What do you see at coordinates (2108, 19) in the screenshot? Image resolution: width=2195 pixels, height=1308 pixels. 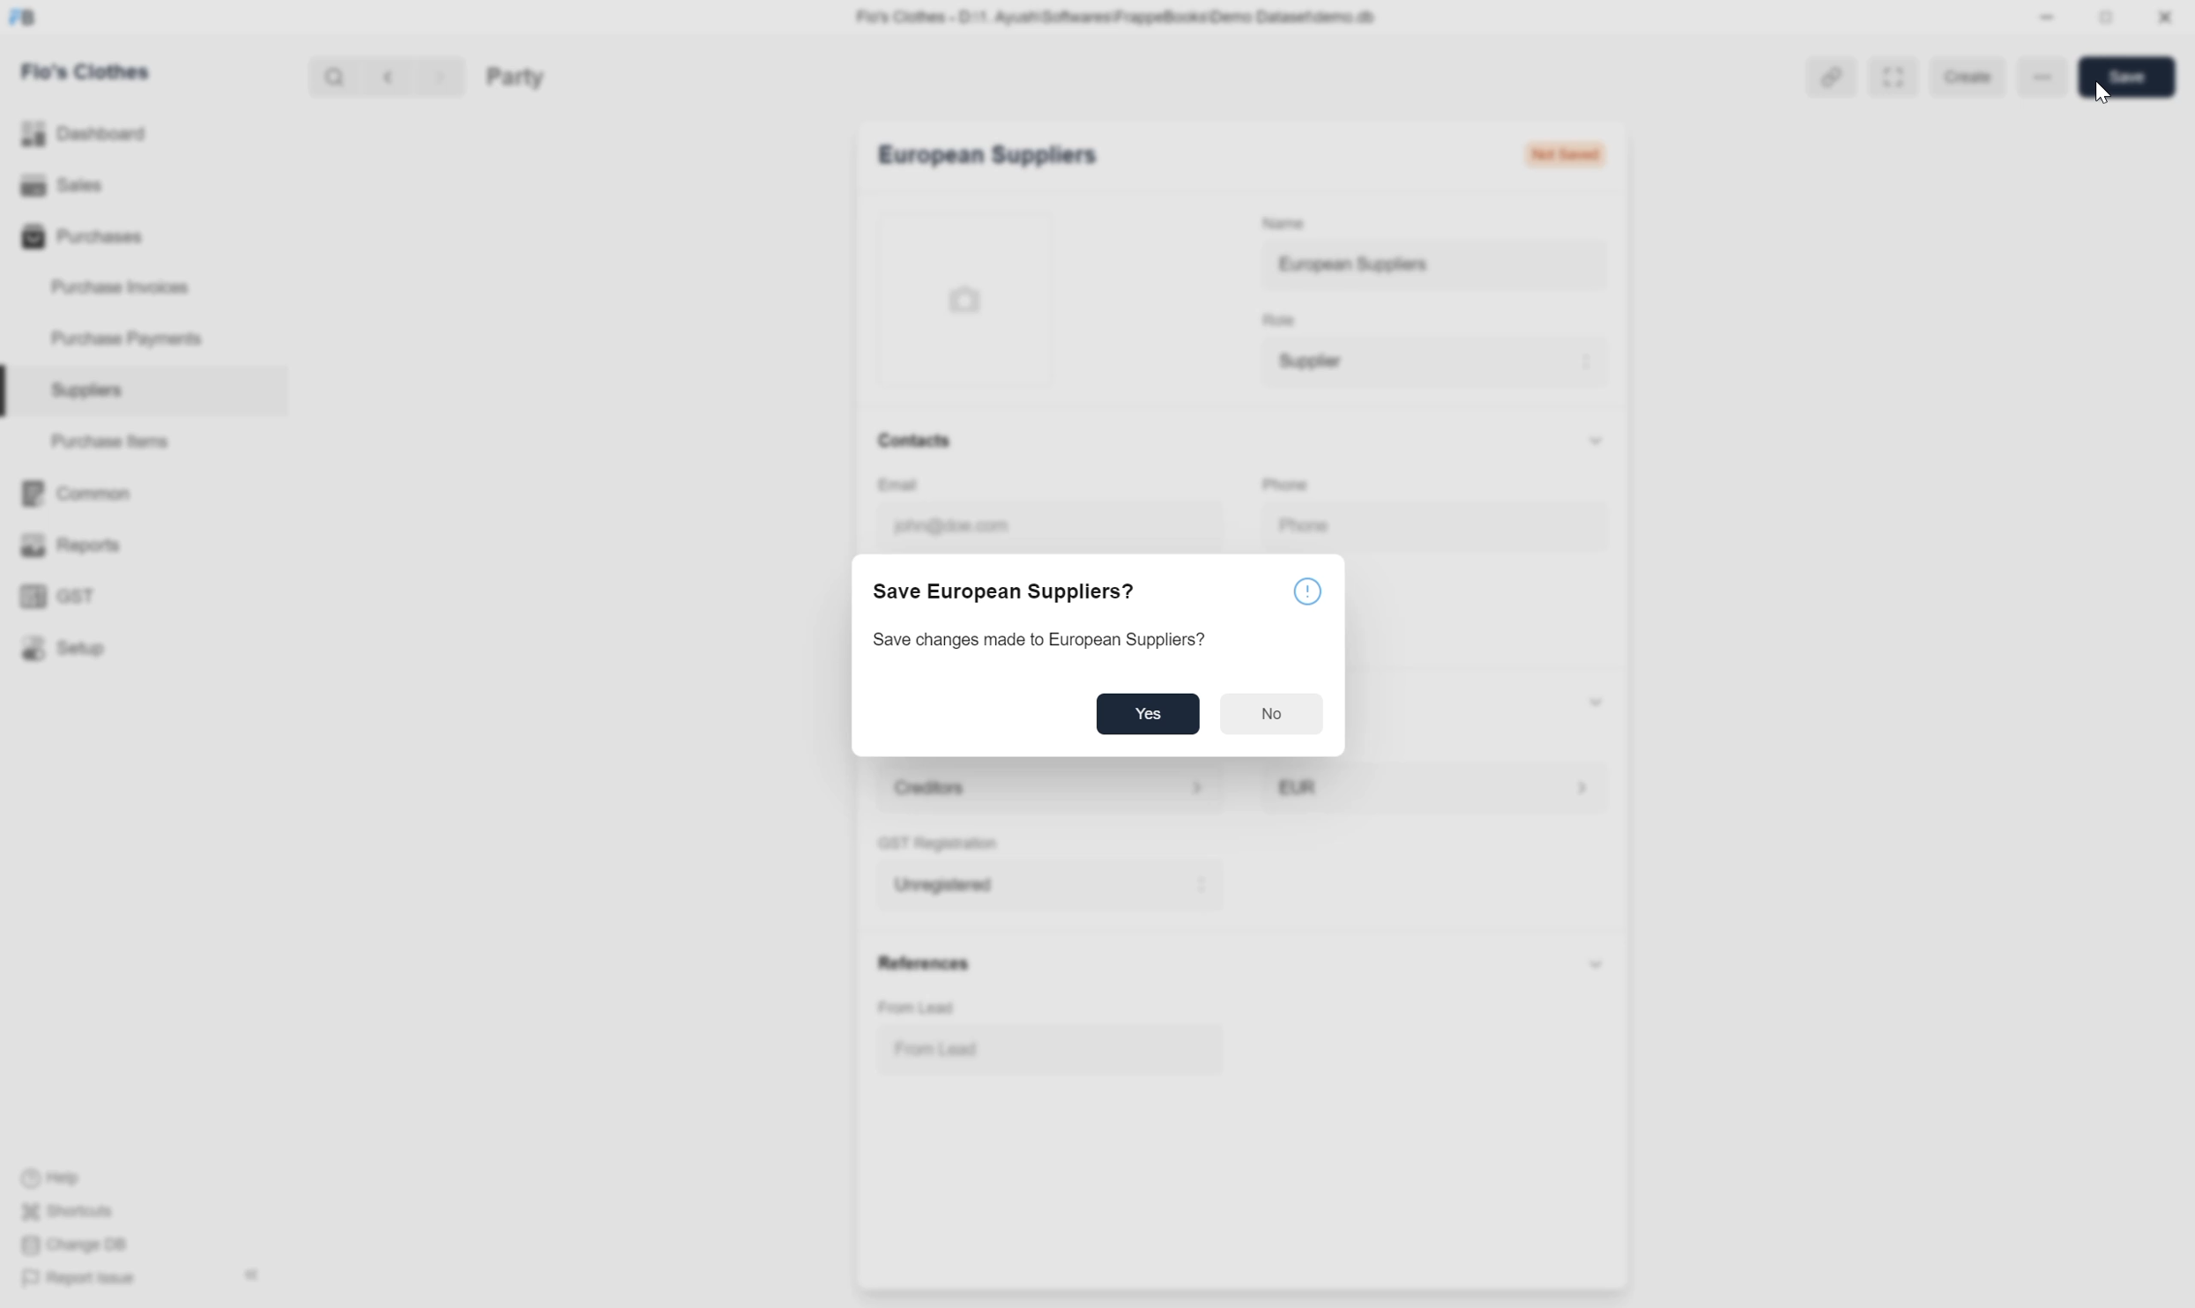 I see `close down` at bounding box center [2108, 19].